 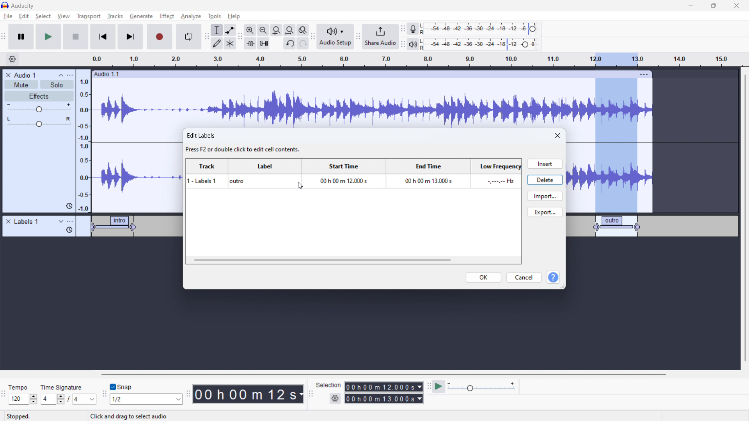 I want to click on audio setup toolbar, so click(x=312, y=37).